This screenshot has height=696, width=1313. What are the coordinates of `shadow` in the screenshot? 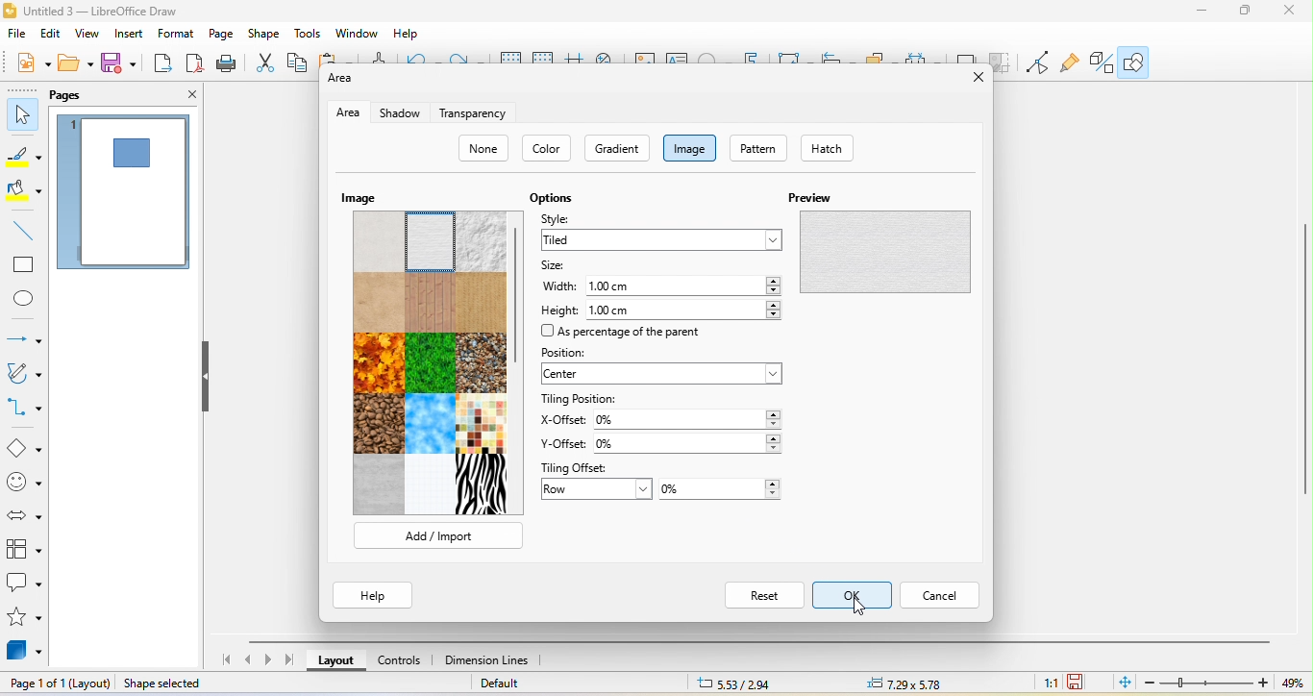 It's located at (403, 114).